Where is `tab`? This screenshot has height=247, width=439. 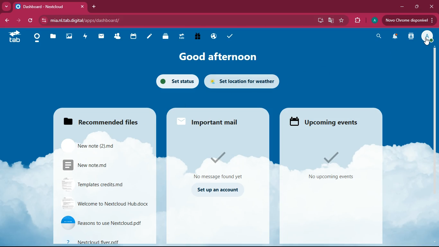 tab is located at coordinates (14, 38).